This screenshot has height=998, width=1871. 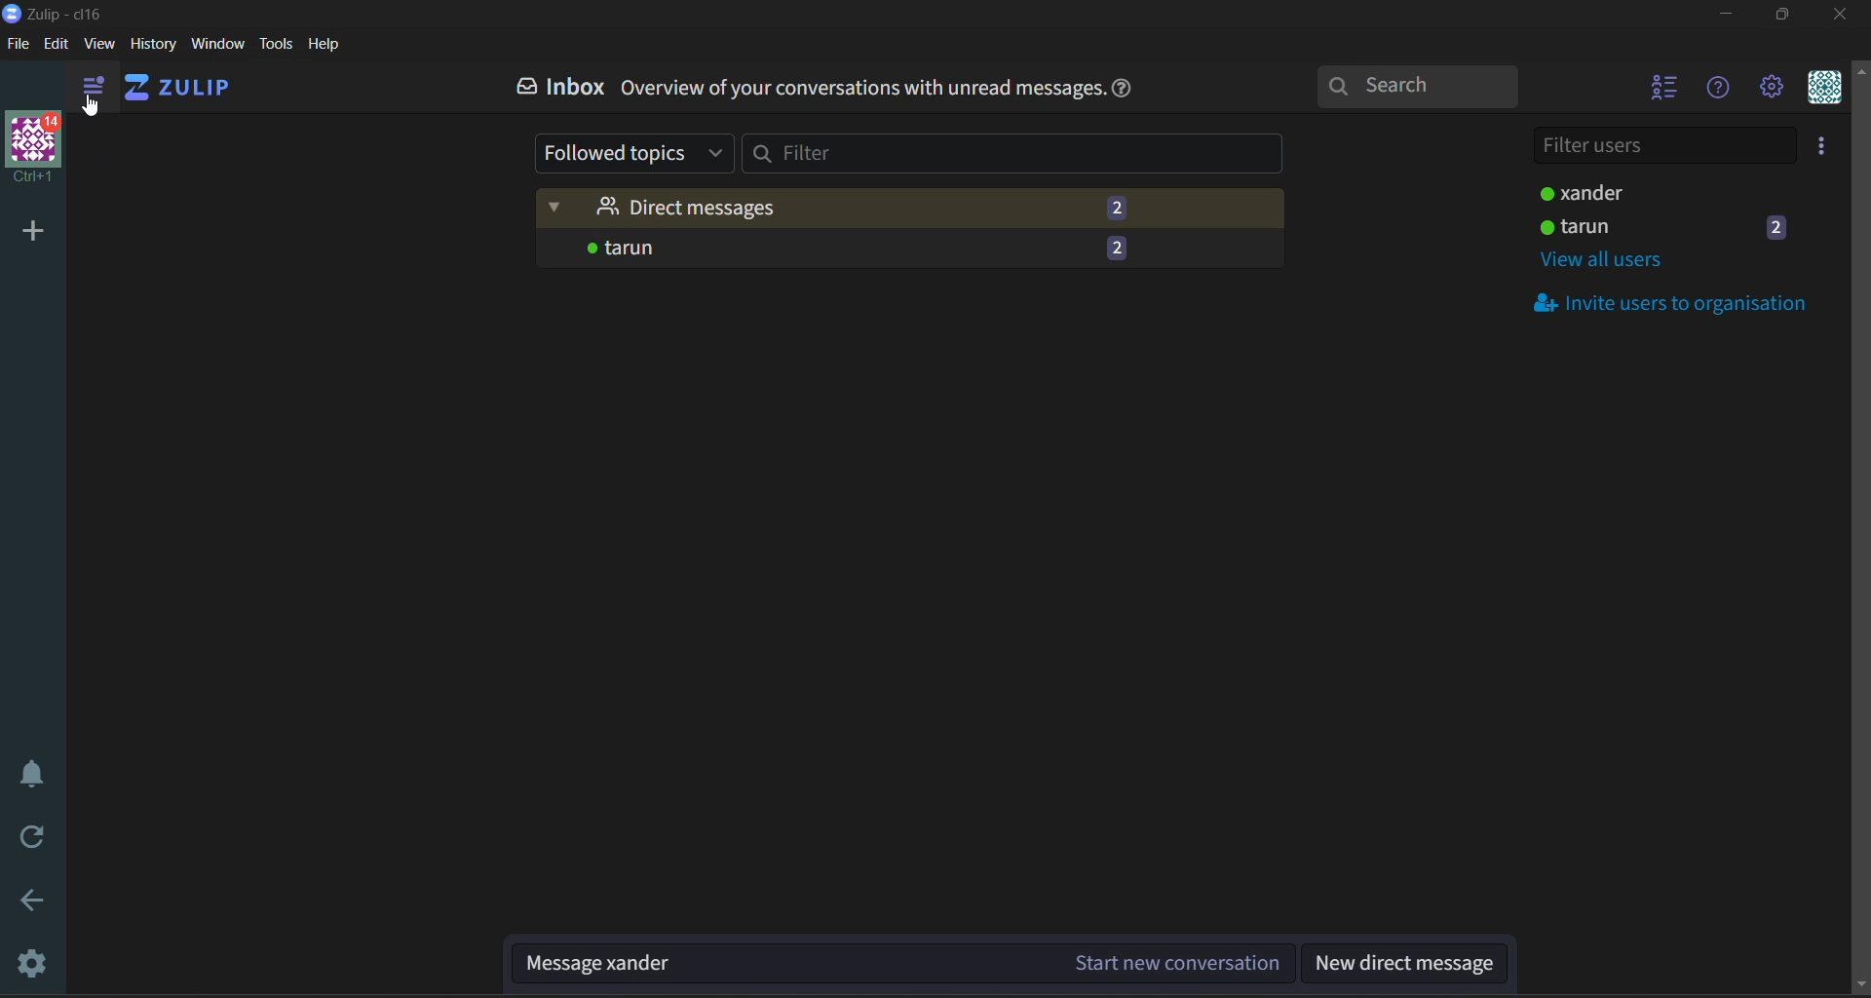 I want to click on Scroll bar, so click(x=1859, y=526).